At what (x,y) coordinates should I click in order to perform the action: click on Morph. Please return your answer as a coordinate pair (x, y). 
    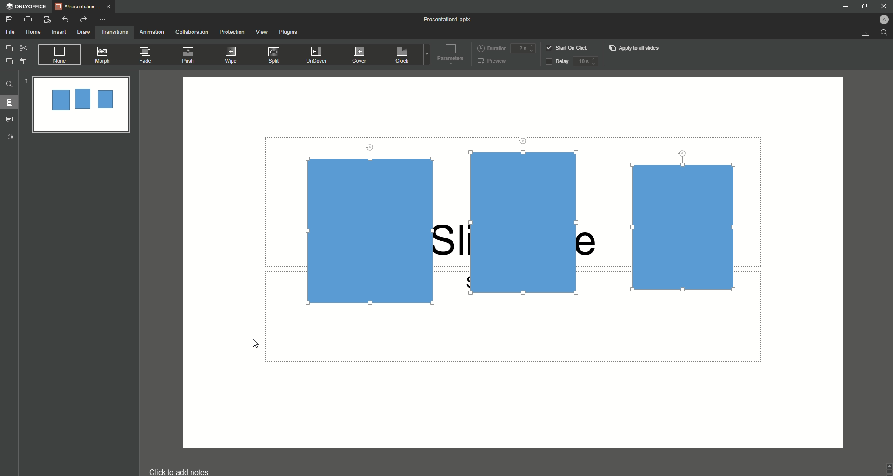
    Looking at the image, I should click on (104, 55).